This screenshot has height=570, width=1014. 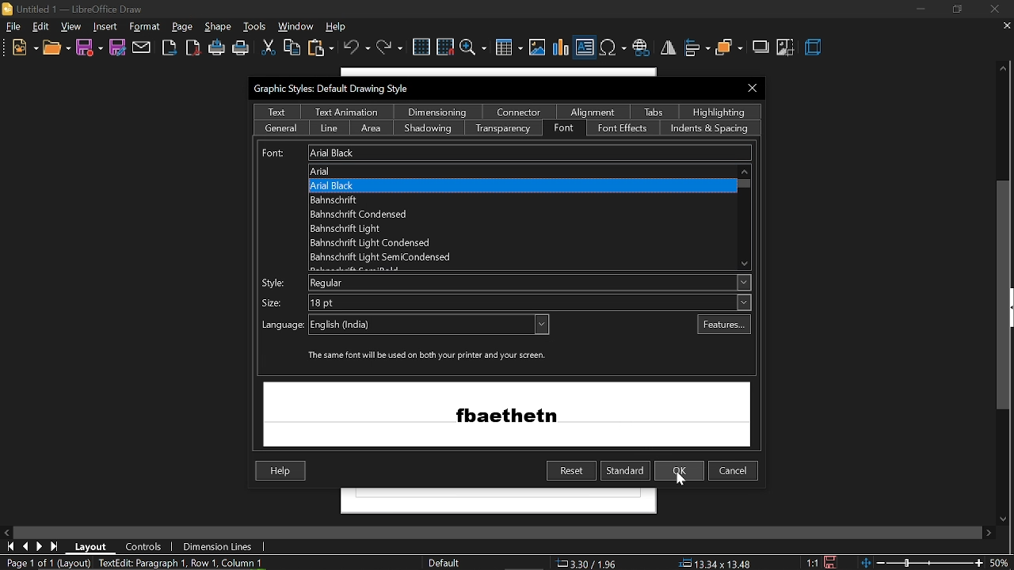 What do you see at coordinates (1004, 70) in the screenshot?
I see `move up` at bounding box center [1004, 70].